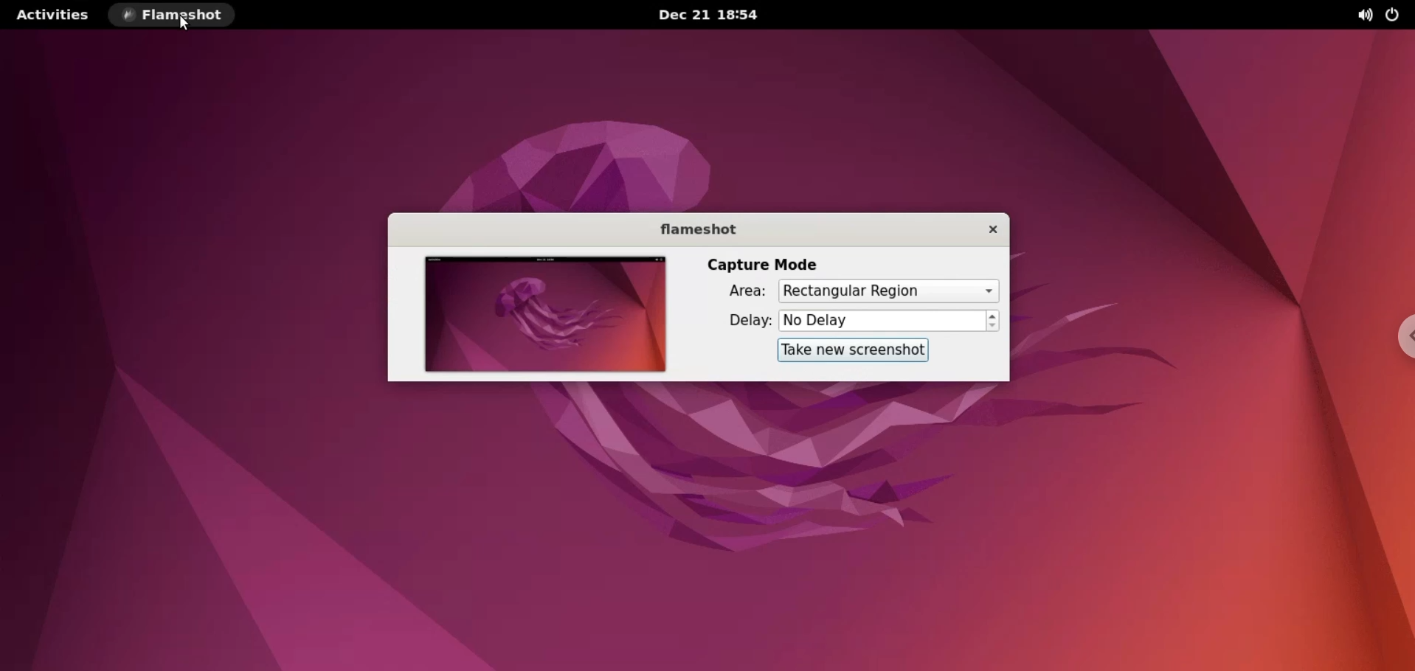 Image resolution: width=1415 pixels, height=671 pixels. What do you see at coordinates (738, 324) in the screenshot?
I see `delay ` at bounding box center [738, 324].